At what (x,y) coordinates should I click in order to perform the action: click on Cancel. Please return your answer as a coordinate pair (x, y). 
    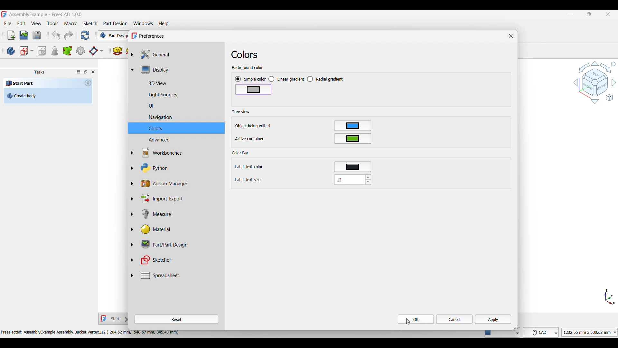
    Looking at the image, I should click on (454, 319).